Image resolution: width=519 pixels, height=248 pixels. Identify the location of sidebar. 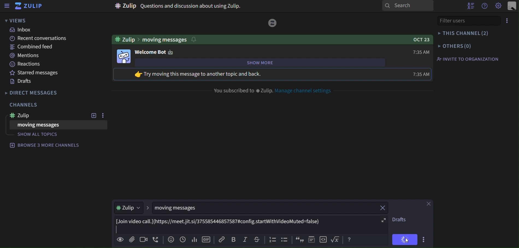
(7, 6).